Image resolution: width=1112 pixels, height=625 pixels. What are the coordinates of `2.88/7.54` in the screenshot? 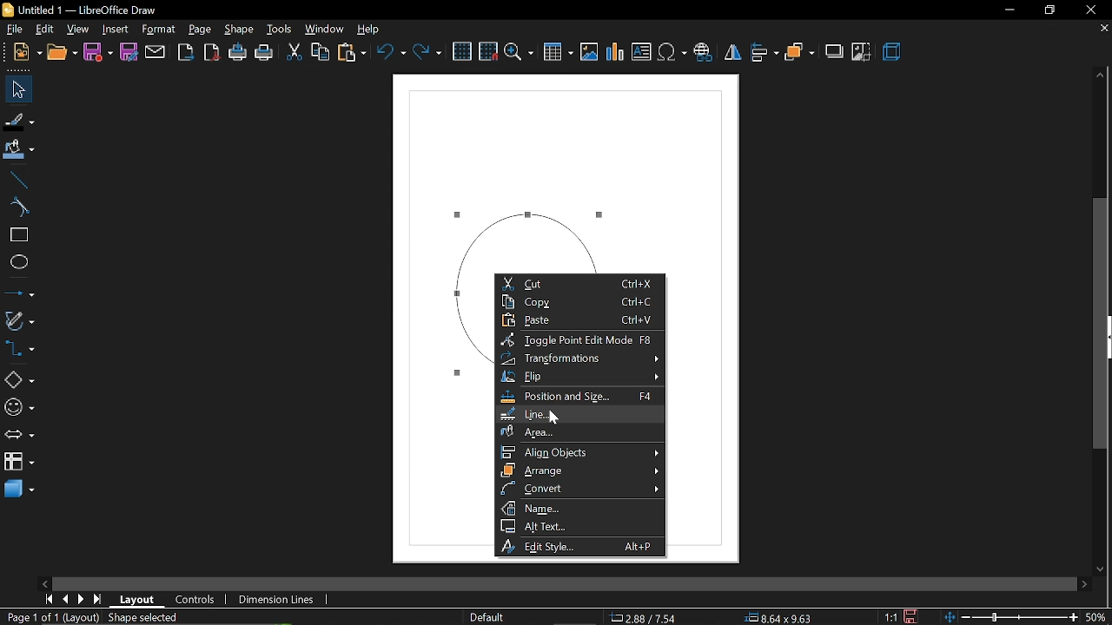 It's located at (645, 616).